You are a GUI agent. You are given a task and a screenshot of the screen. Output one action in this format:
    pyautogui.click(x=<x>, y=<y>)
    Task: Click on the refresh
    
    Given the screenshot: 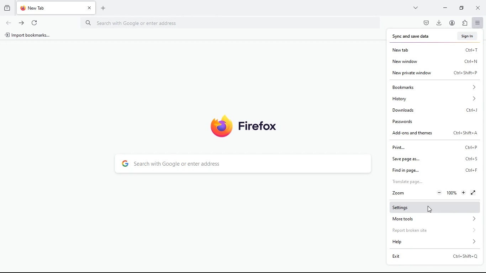 What is the action you would take?
    pyautogui.click(x=35, y=23)
    